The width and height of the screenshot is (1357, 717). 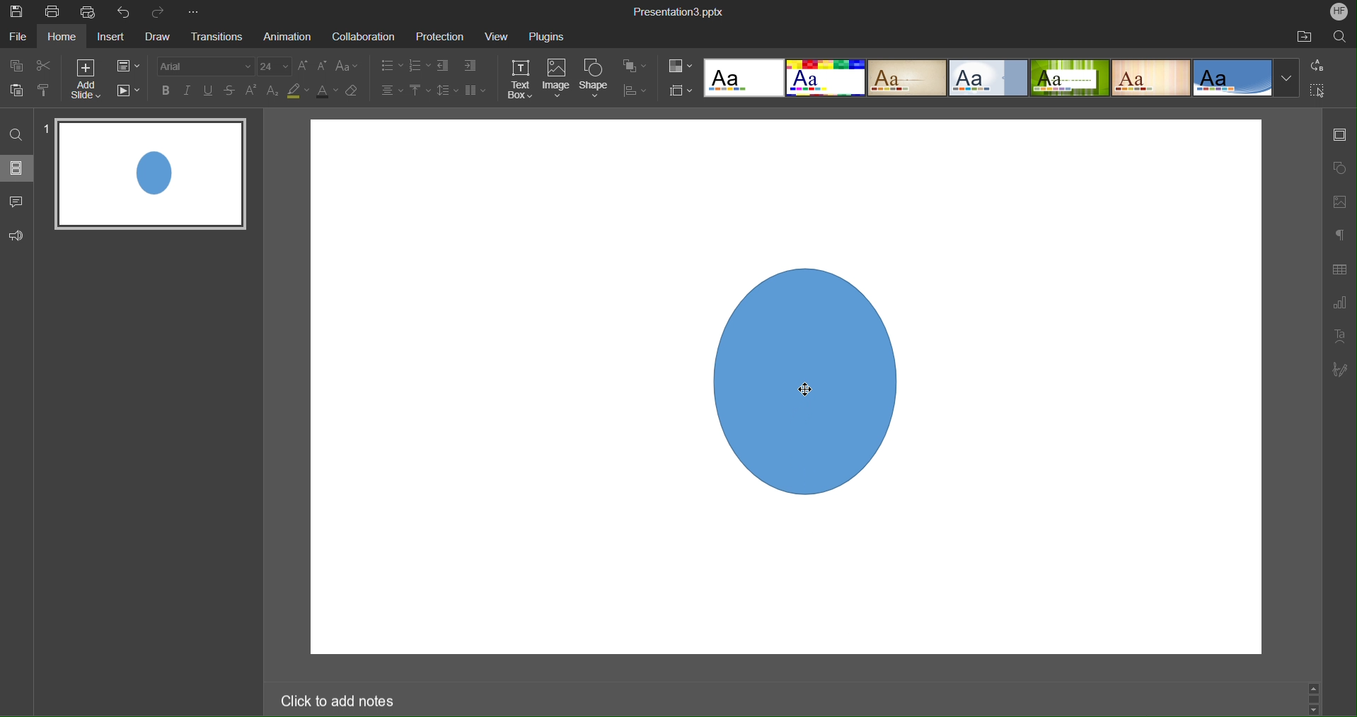 What do you see at coordinates (88, 11) in the screenshot?
I see `Quick Print` at bounding box center [88, 11].